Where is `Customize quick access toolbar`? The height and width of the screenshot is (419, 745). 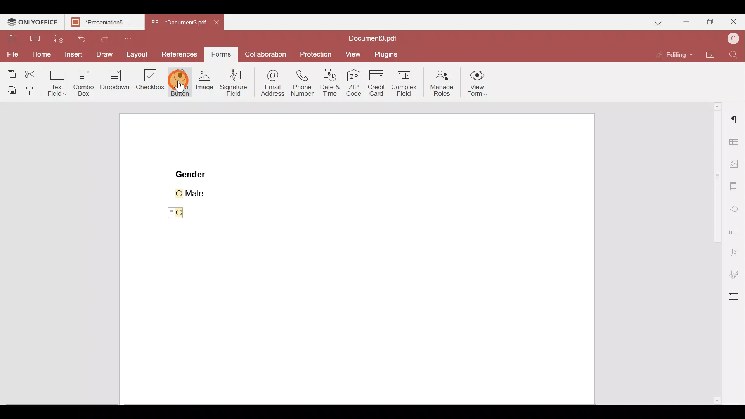 Customize quick access toolbar is located at coordinates (133, 37).